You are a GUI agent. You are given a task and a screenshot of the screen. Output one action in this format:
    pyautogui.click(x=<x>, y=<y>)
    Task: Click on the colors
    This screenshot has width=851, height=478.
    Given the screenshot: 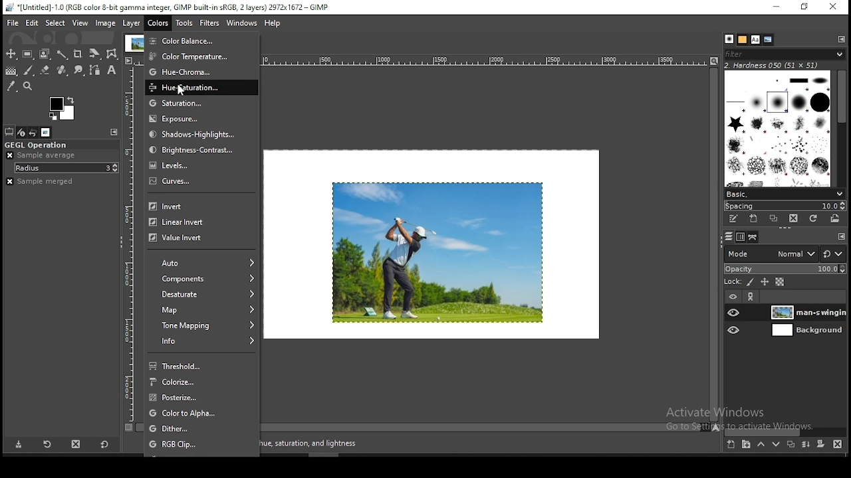 What is the action you would take?
    pyautogui.click(x=63, y=107)
    